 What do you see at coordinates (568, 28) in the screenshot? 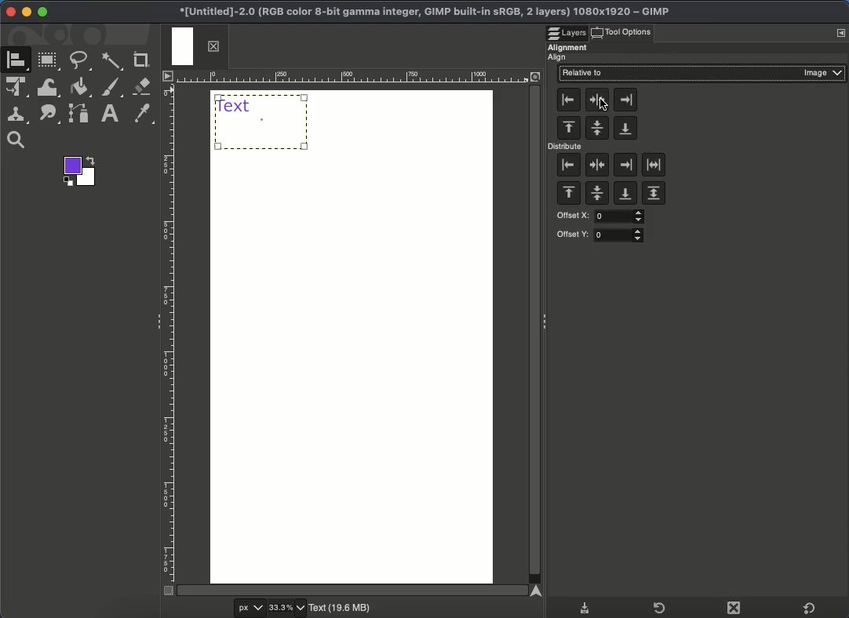
I see `Layers` at bounding box center [568, 28].